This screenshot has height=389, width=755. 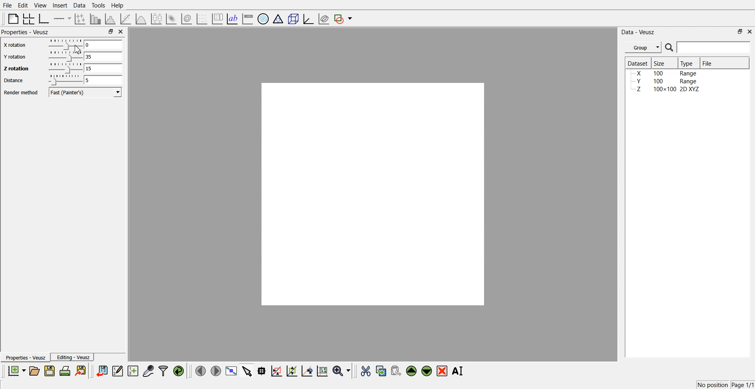 What do you see at coordinates (109, 19) in the screenshot?
I see `Histogram of dataset` at bounding box center [109, 19].